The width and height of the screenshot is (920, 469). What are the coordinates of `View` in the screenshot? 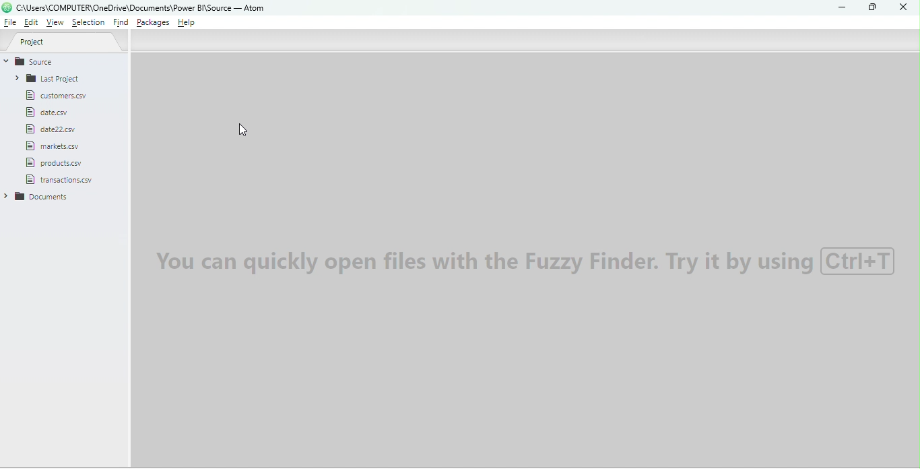 It's located at (56, 23).